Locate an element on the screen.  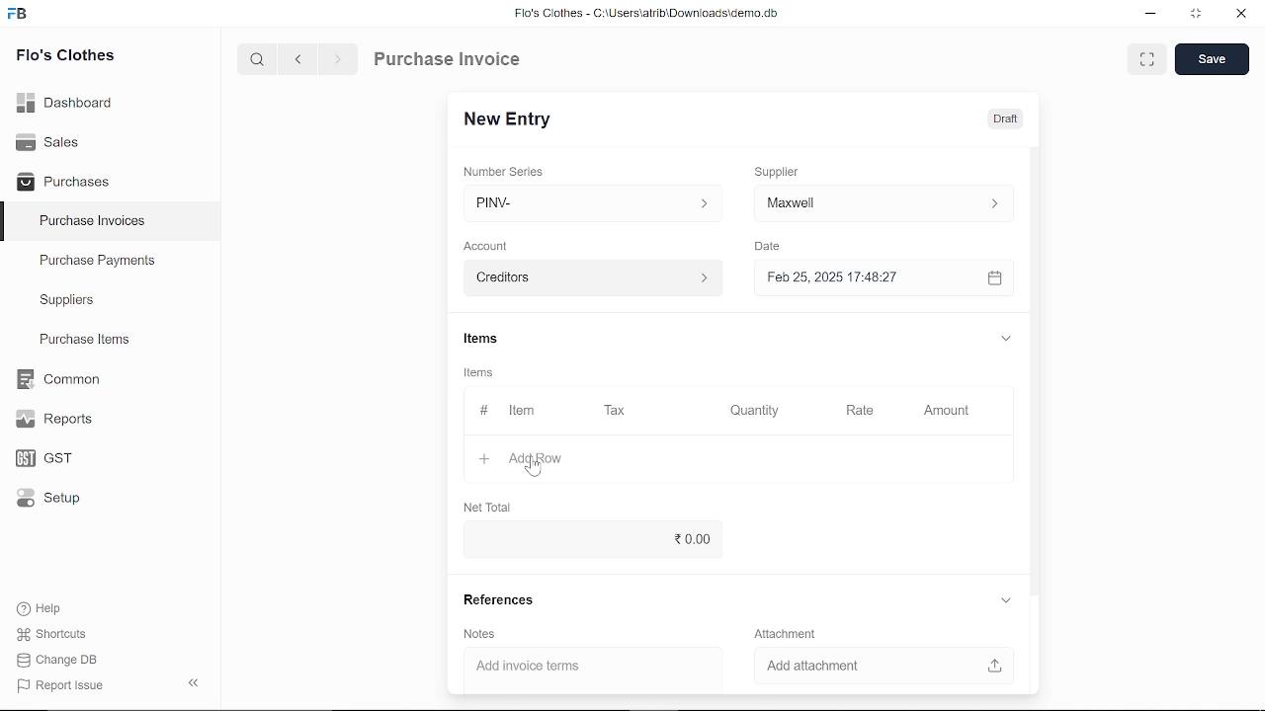
hide is located at coordinates (190, 684).